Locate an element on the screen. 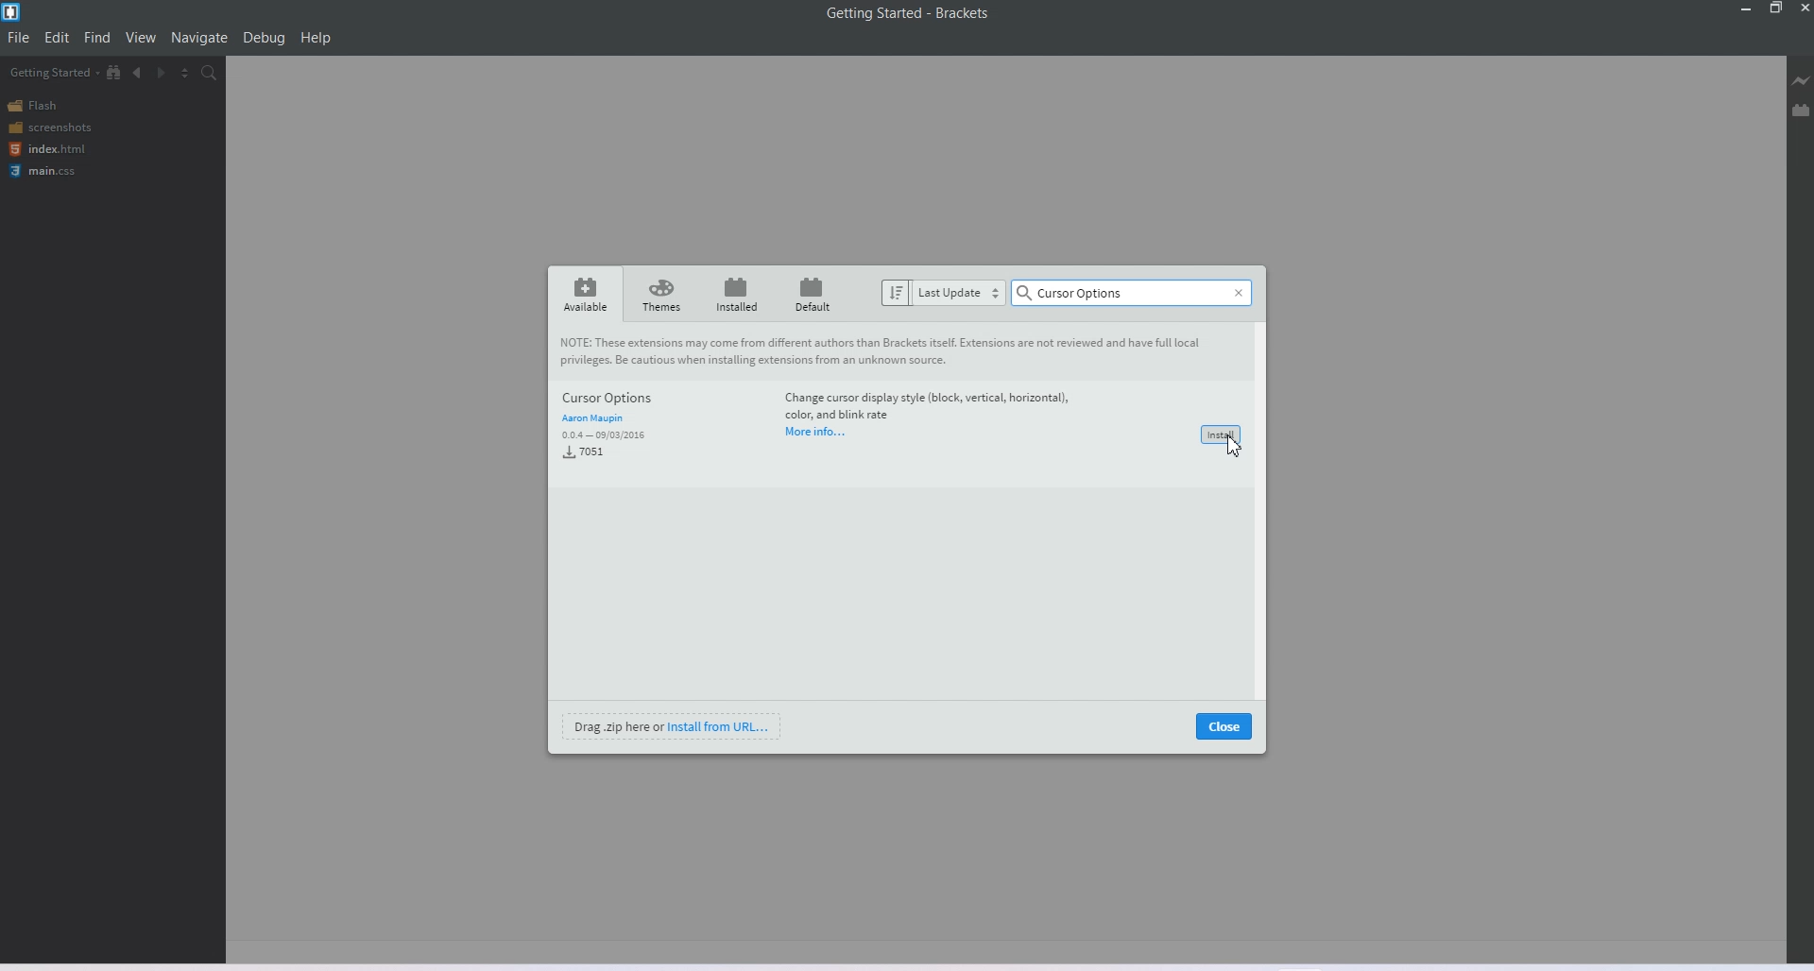  Extension Manager is located at coordinates (1802, 110).